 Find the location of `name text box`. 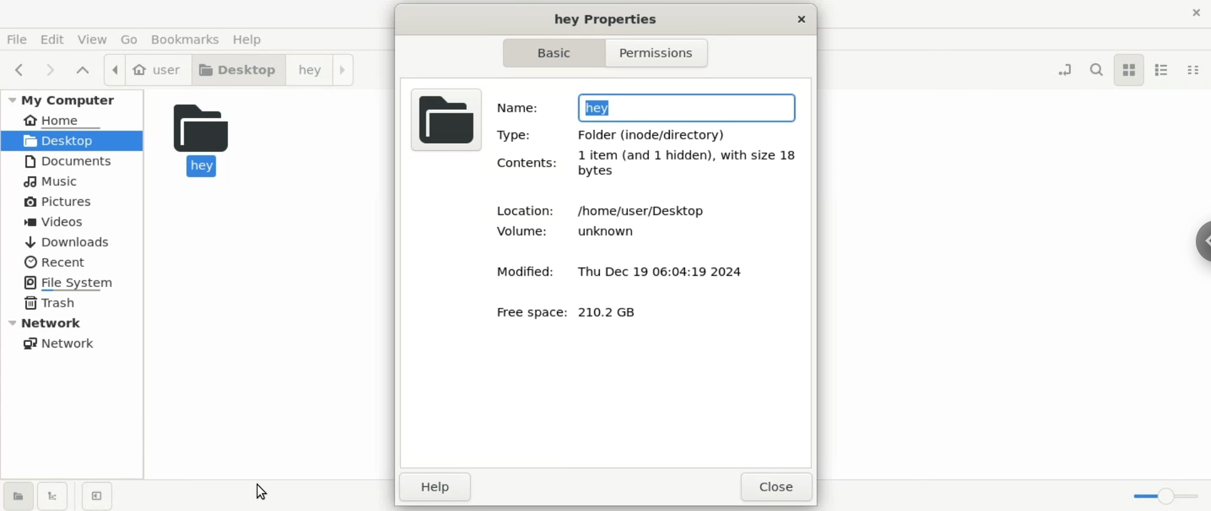

name text box is located at coordinates (689, 106).